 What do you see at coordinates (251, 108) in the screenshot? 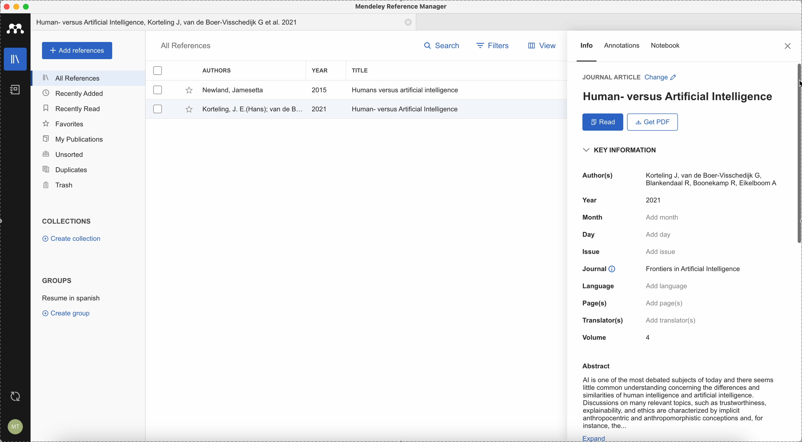
I see `Korteling, J.E(Hans); van de B.` at bounding box center [251, 108].